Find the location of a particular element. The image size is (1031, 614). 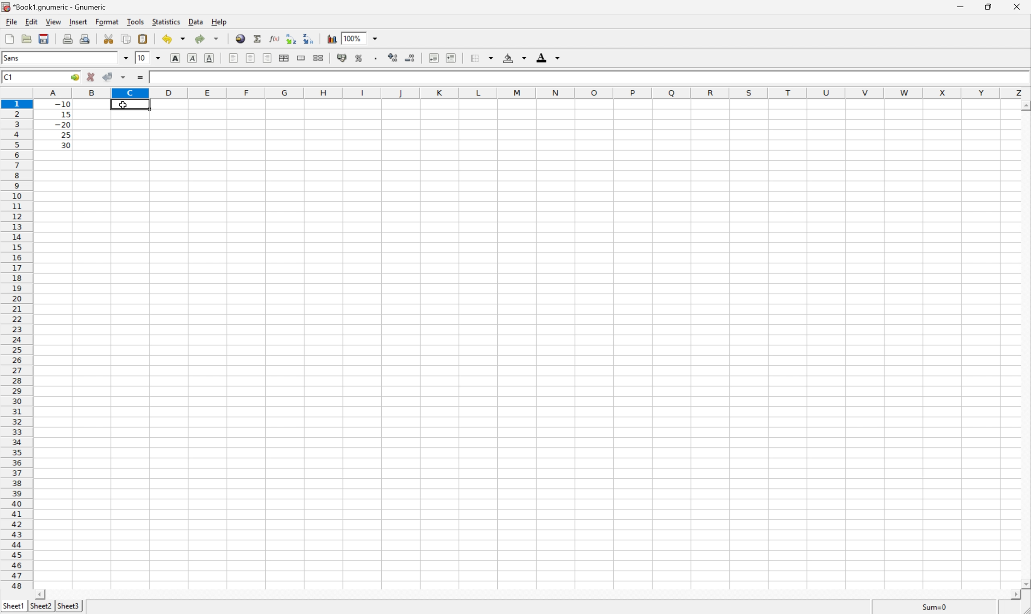

Scroll left is located at coordinates (42, 594).